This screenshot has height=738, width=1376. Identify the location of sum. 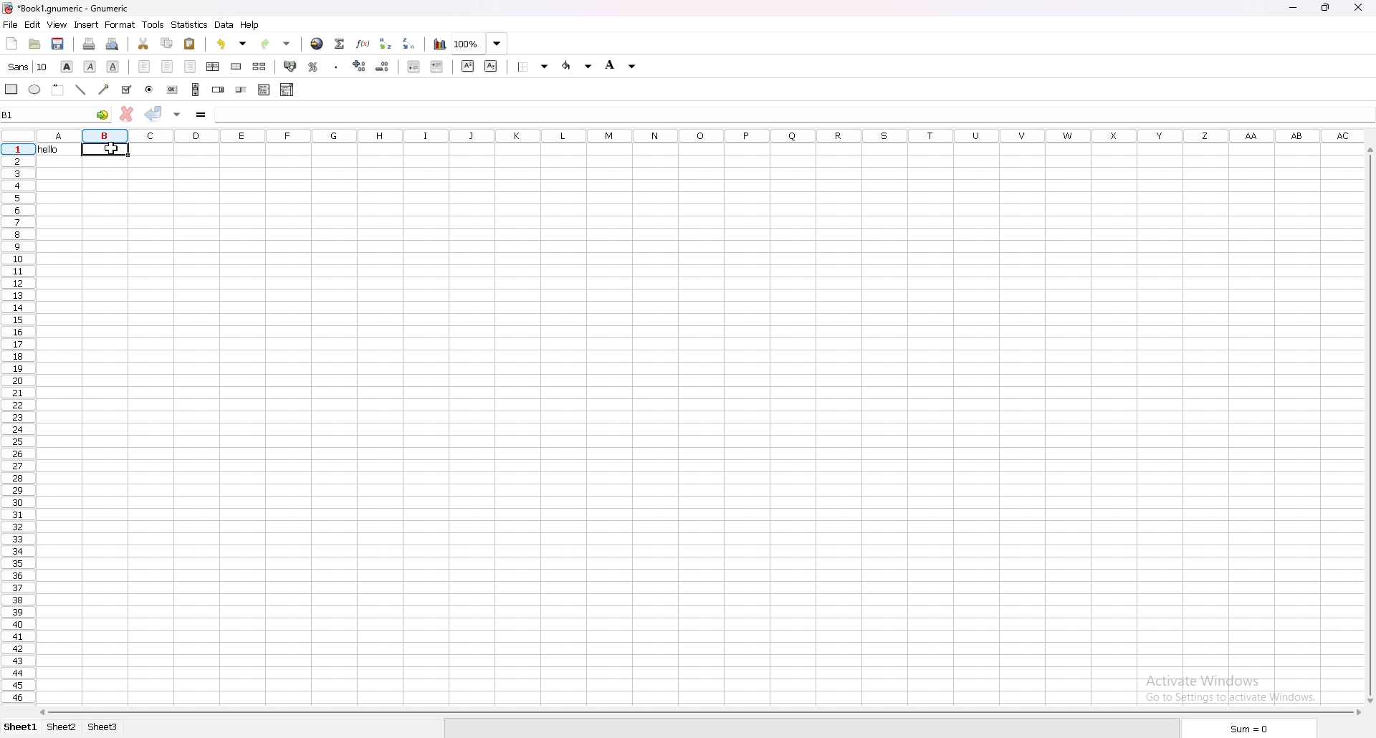
(339, 43).